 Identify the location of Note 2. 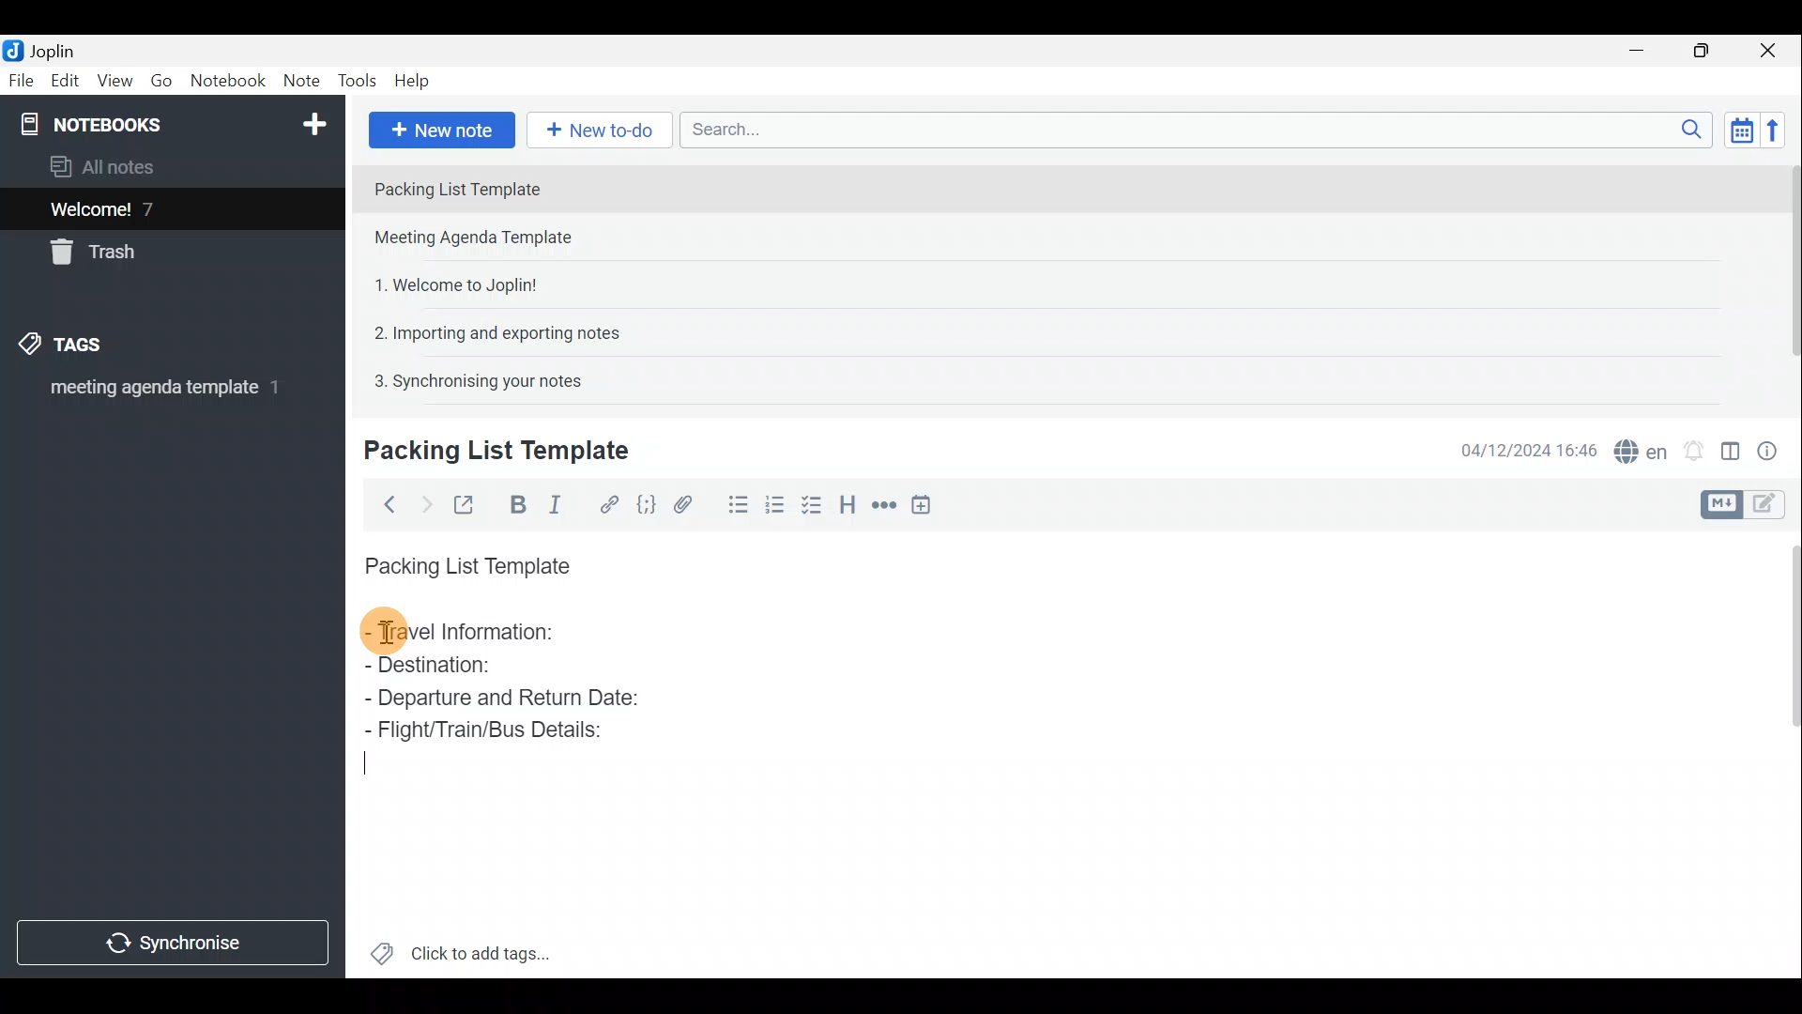
(492, 239).